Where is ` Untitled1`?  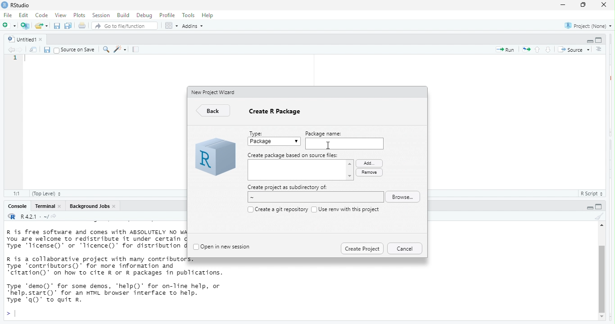
 Untitled1 is located at coordinates (20, 38).